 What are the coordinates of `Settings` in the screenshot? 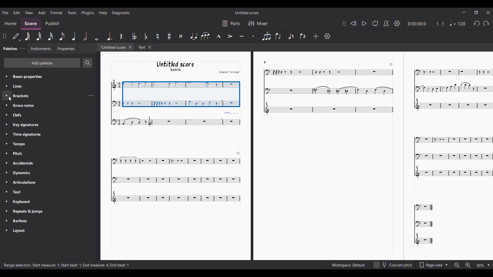 It's located at (397, 23).